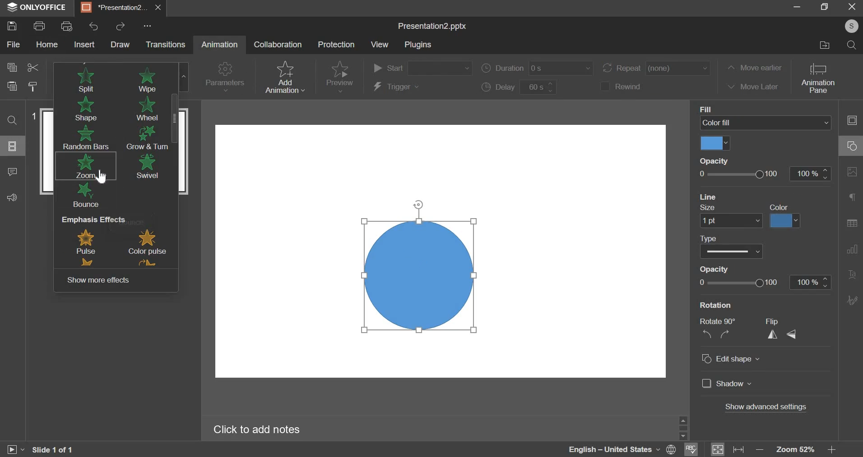 This screenshot has width=863, height=457. What do you see at coordinates (338, 46) in the screenshot?
I see `Protection` at bounding box center [338, 46].